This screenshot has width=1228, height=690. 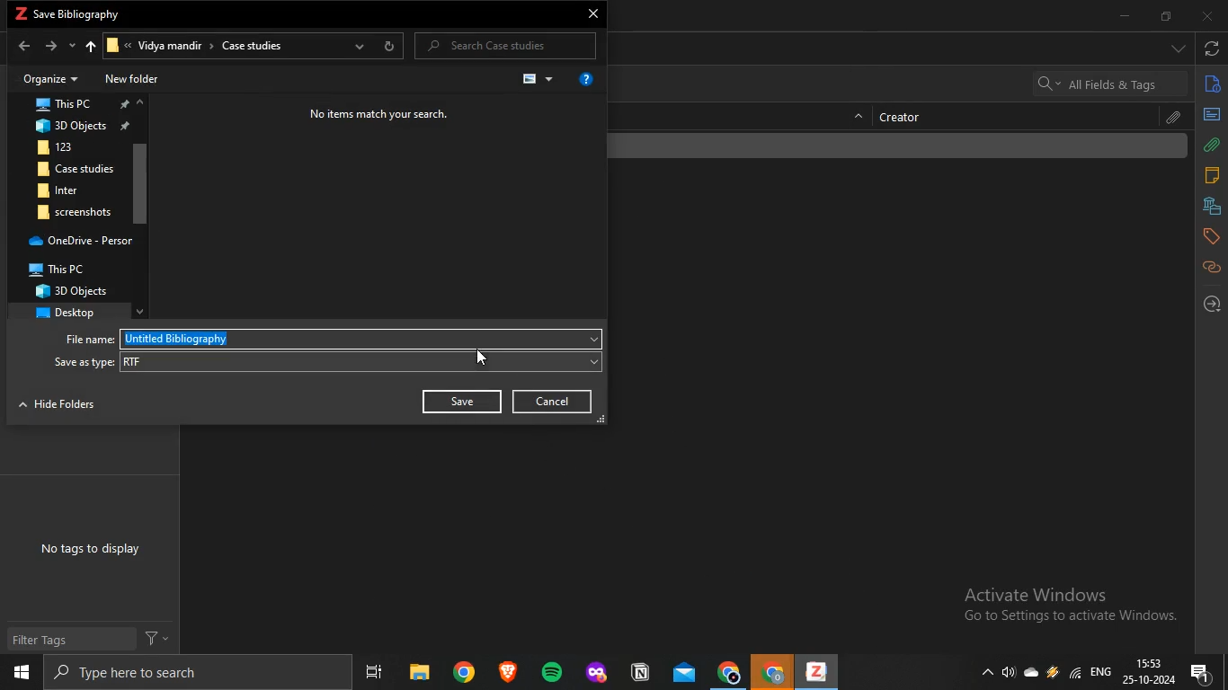 What do you see at coordinates (79, 169) in the screenshot?
I see `Case studies` at bounding box center [79, 169].